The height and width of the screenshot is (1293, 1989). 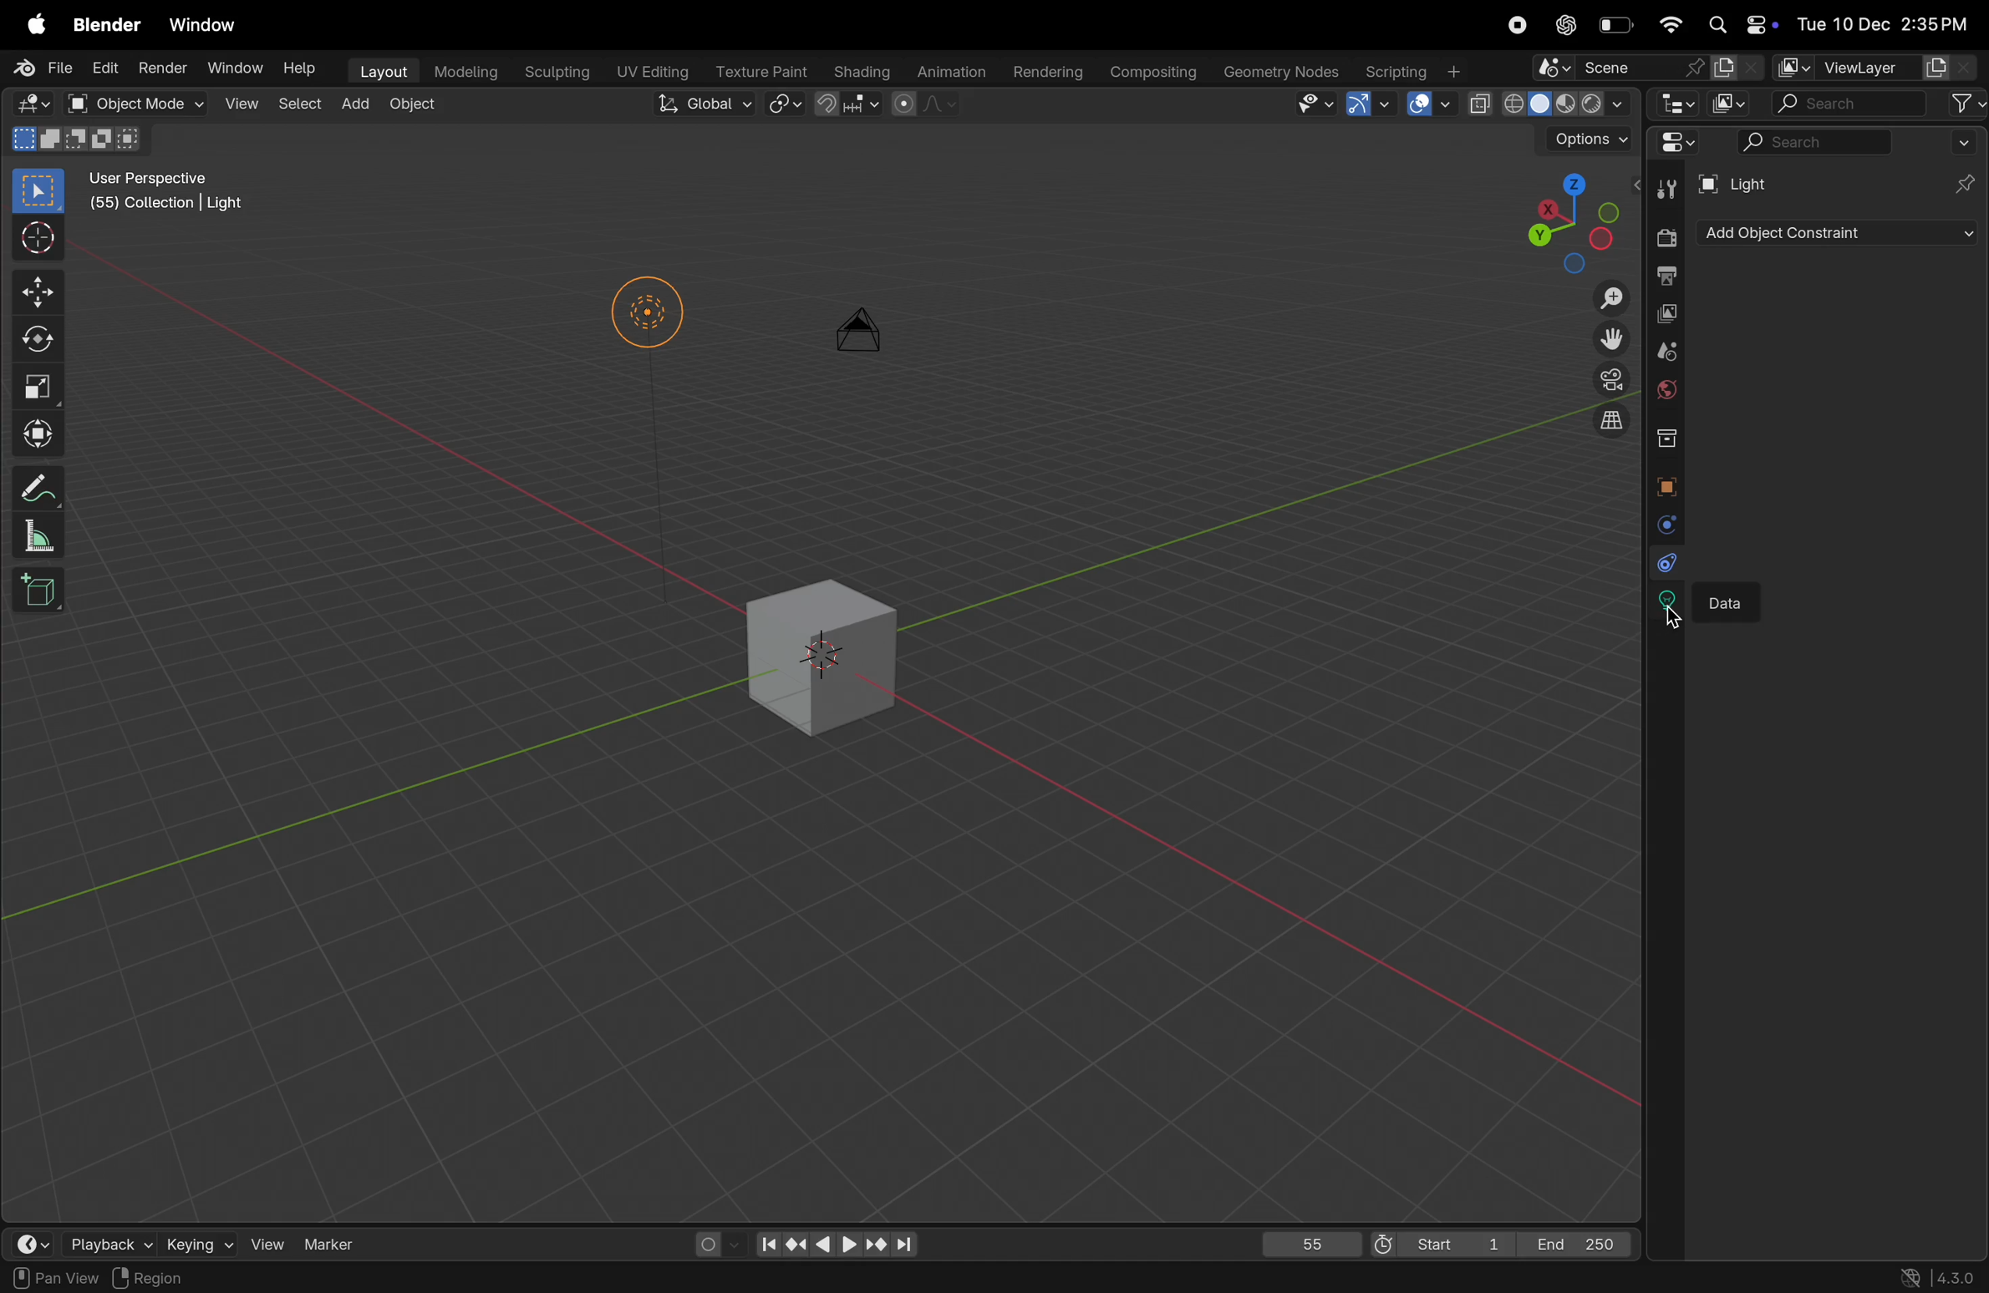 I want to click on Zoom, so click(x=1615, y=301).